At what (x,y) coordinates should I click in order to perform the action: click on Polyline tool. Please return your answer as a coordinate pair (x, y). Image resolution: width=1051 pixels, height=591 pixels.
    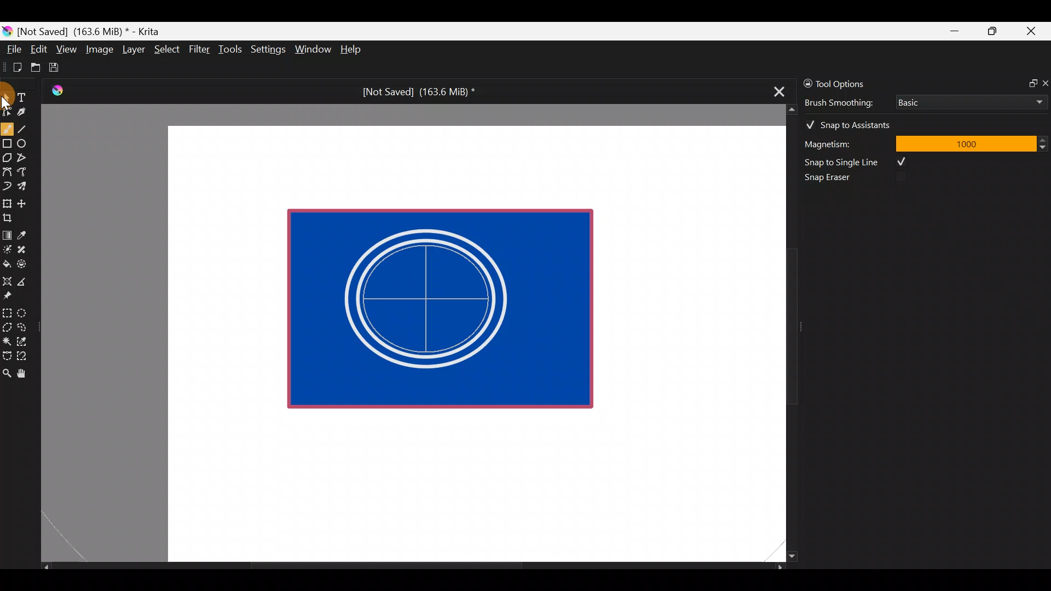
    Looking at the image, I should click on (26, 158).